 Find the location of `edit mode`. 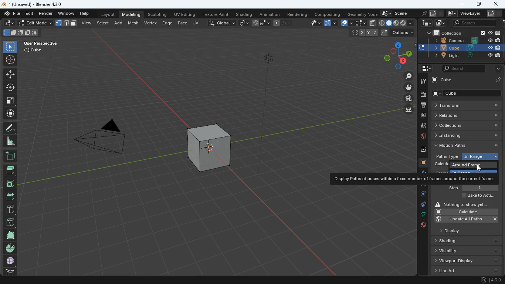

edit mode is located at coordinates (35, 23).